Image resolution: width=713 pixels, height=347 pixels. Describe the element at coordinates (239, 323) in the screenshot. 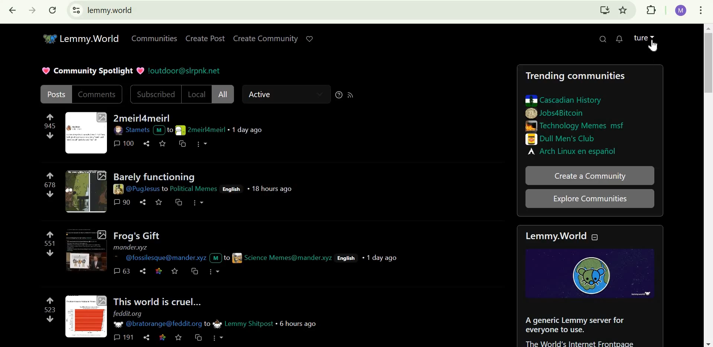

I see `community name` at that location.